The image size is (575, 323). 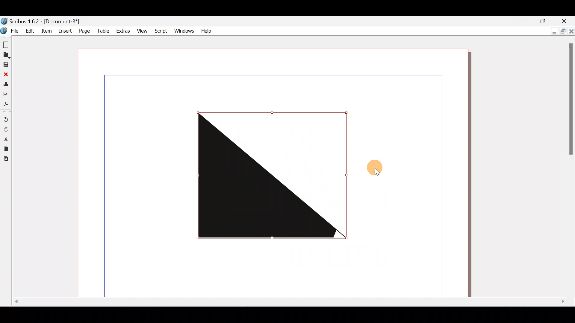 I want to click on Save as PDF, so click(x=7, y=104).